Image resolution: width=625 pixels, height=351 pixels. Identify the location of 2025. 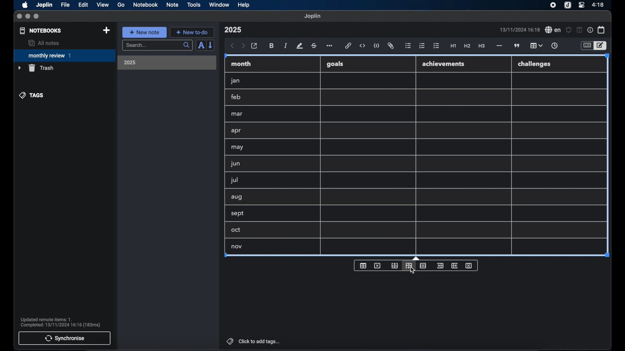
(130, 62).